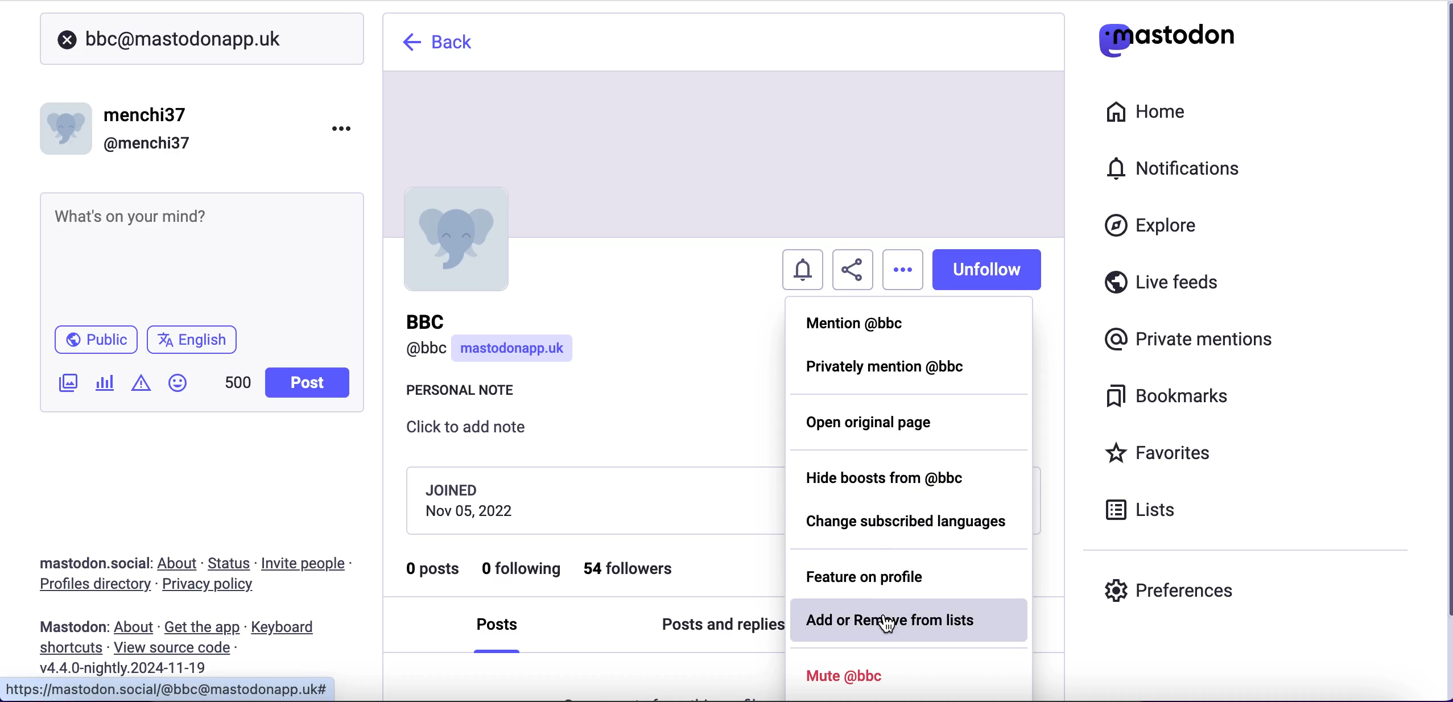 Image resolution: width=1453 pixels, height=702 pixels. I want to click on hide boosts from @bbc, so click(912, 478).